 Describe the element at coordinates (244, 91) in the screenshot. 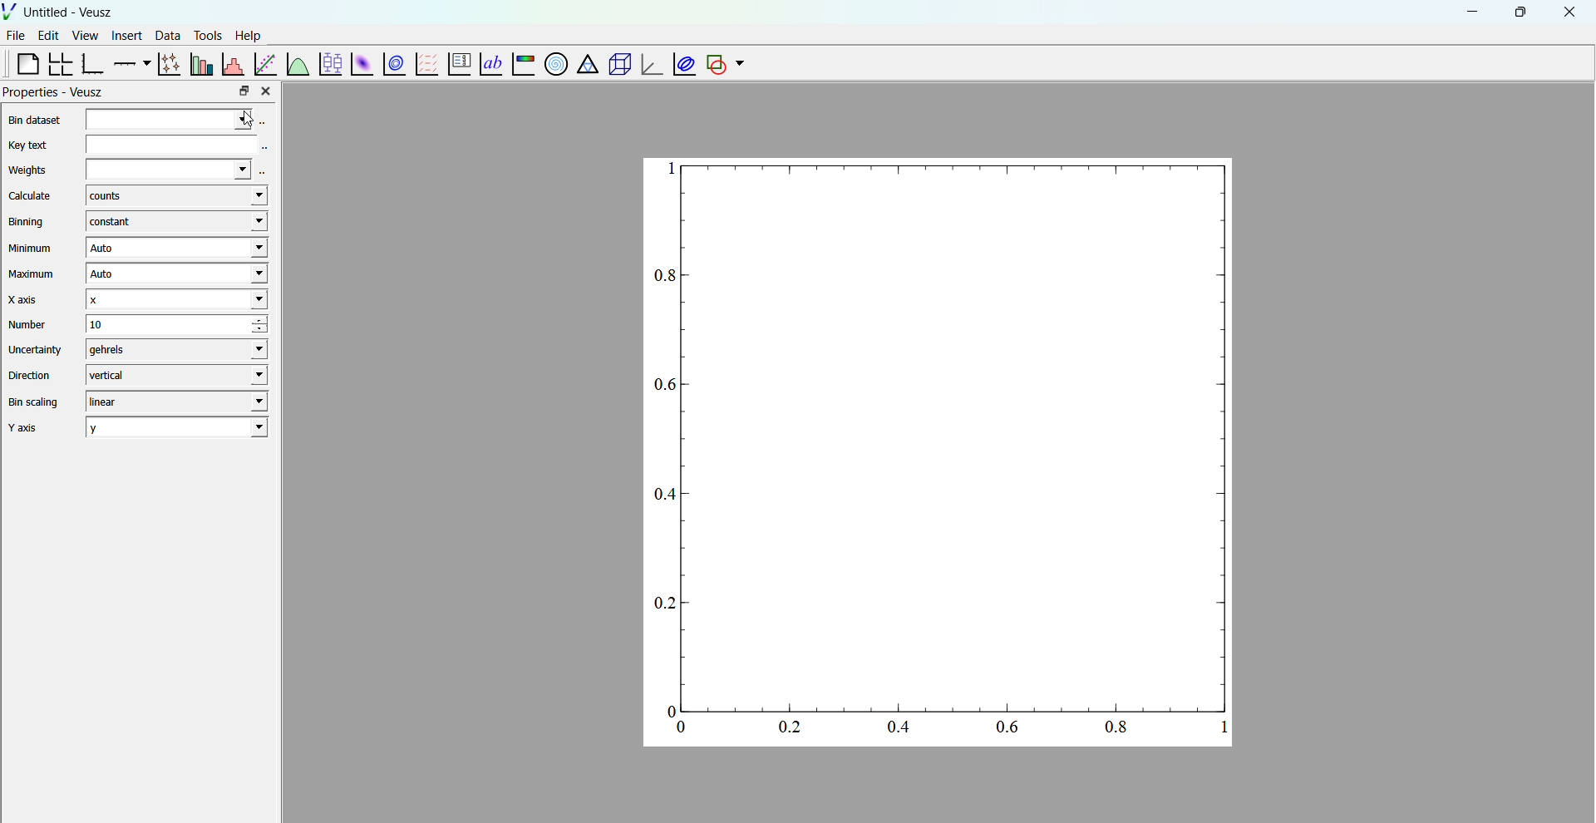

I see `maximize property bar` at that location.